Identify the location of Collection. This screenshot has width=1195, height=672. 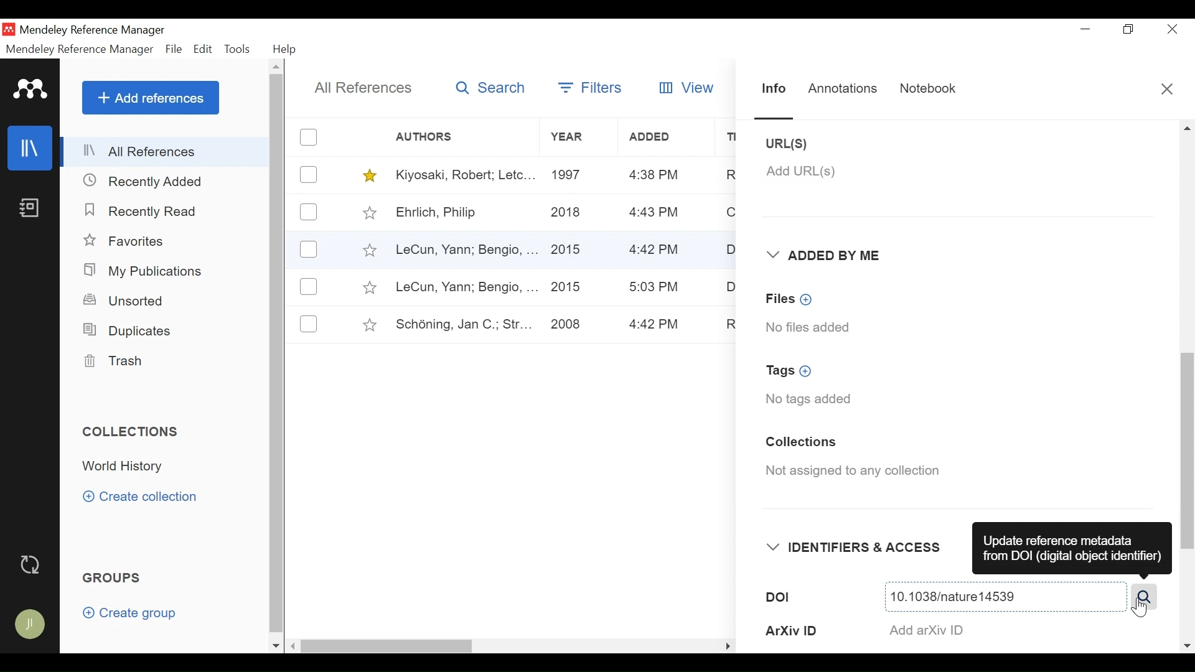
(126, 467).